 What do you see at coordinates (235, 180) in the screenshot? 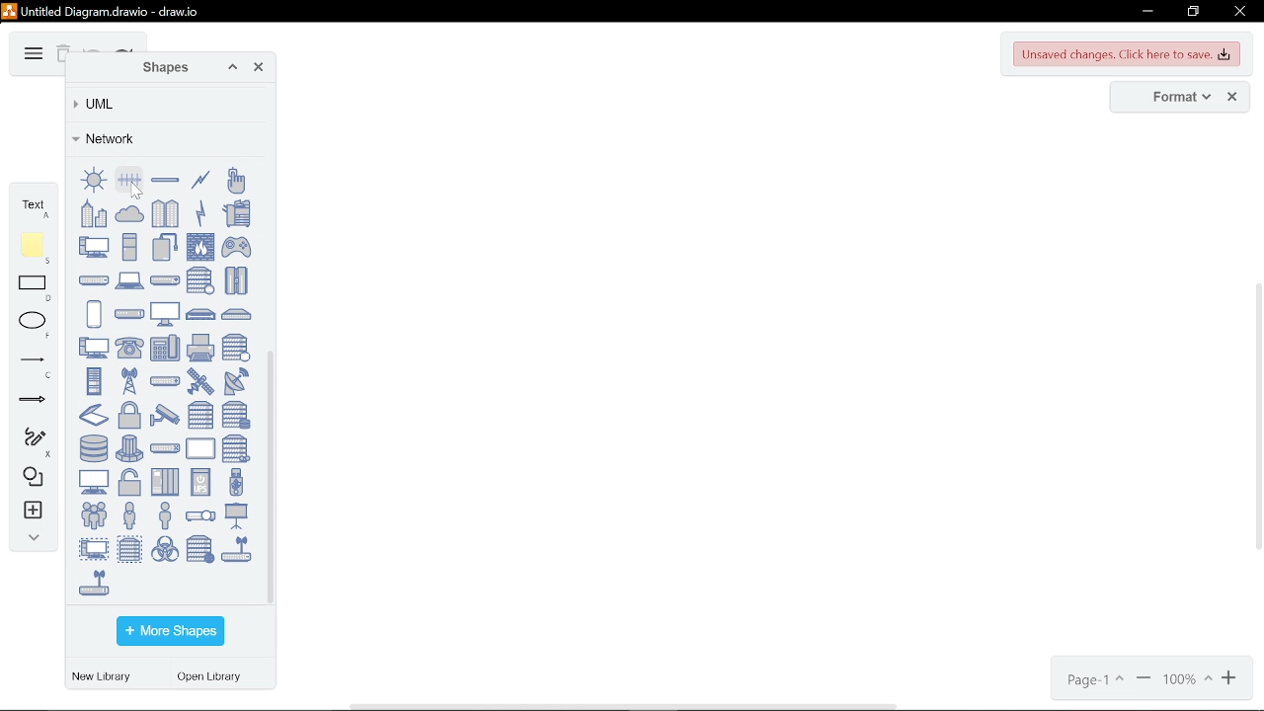
I see `biometric reader` at bounding box center [235, 180].